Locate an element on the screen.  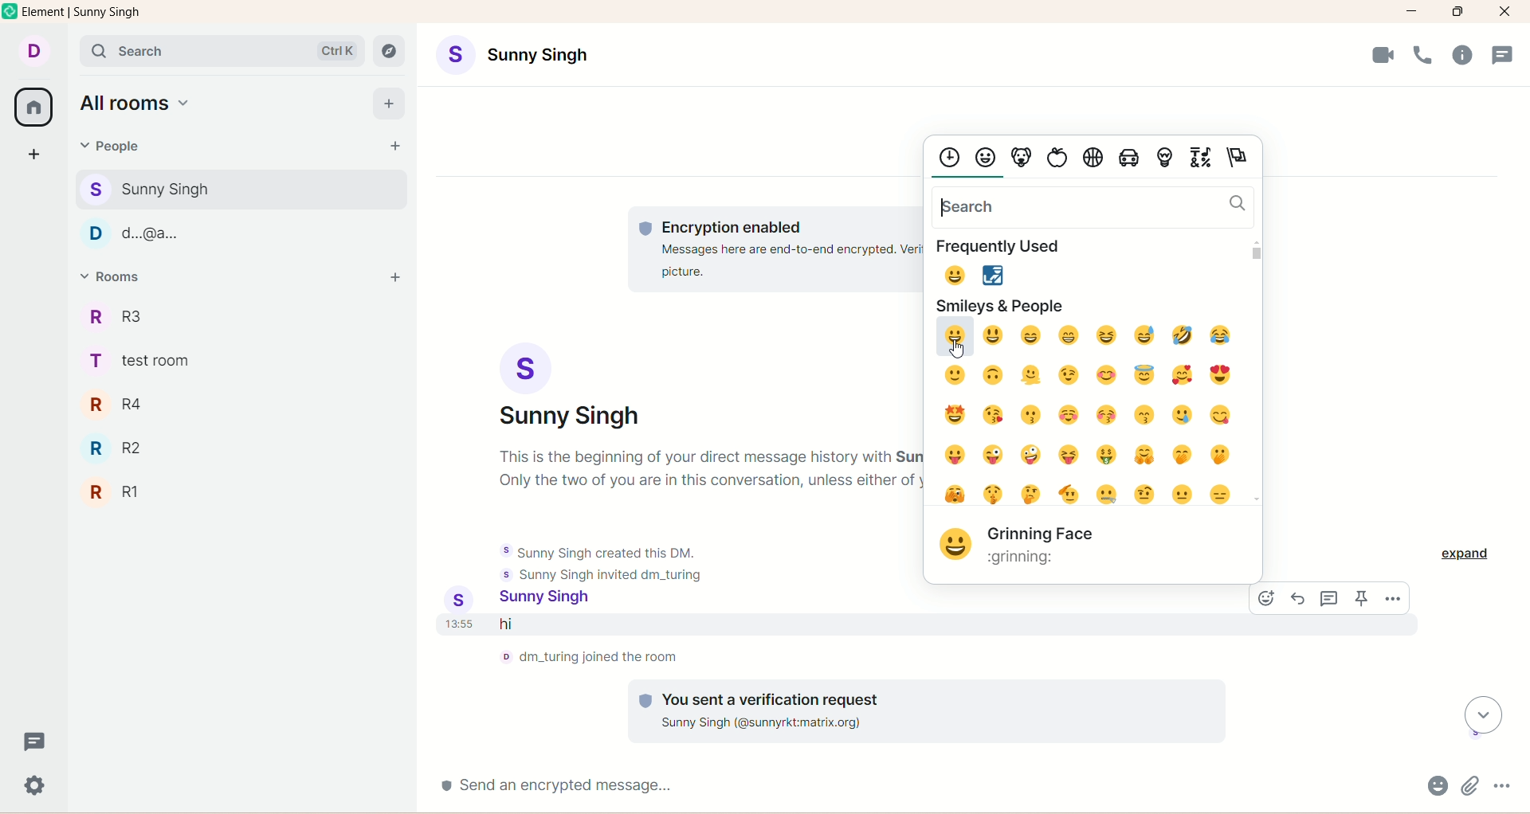
Face with tongue is located at coordinates (955, 455).